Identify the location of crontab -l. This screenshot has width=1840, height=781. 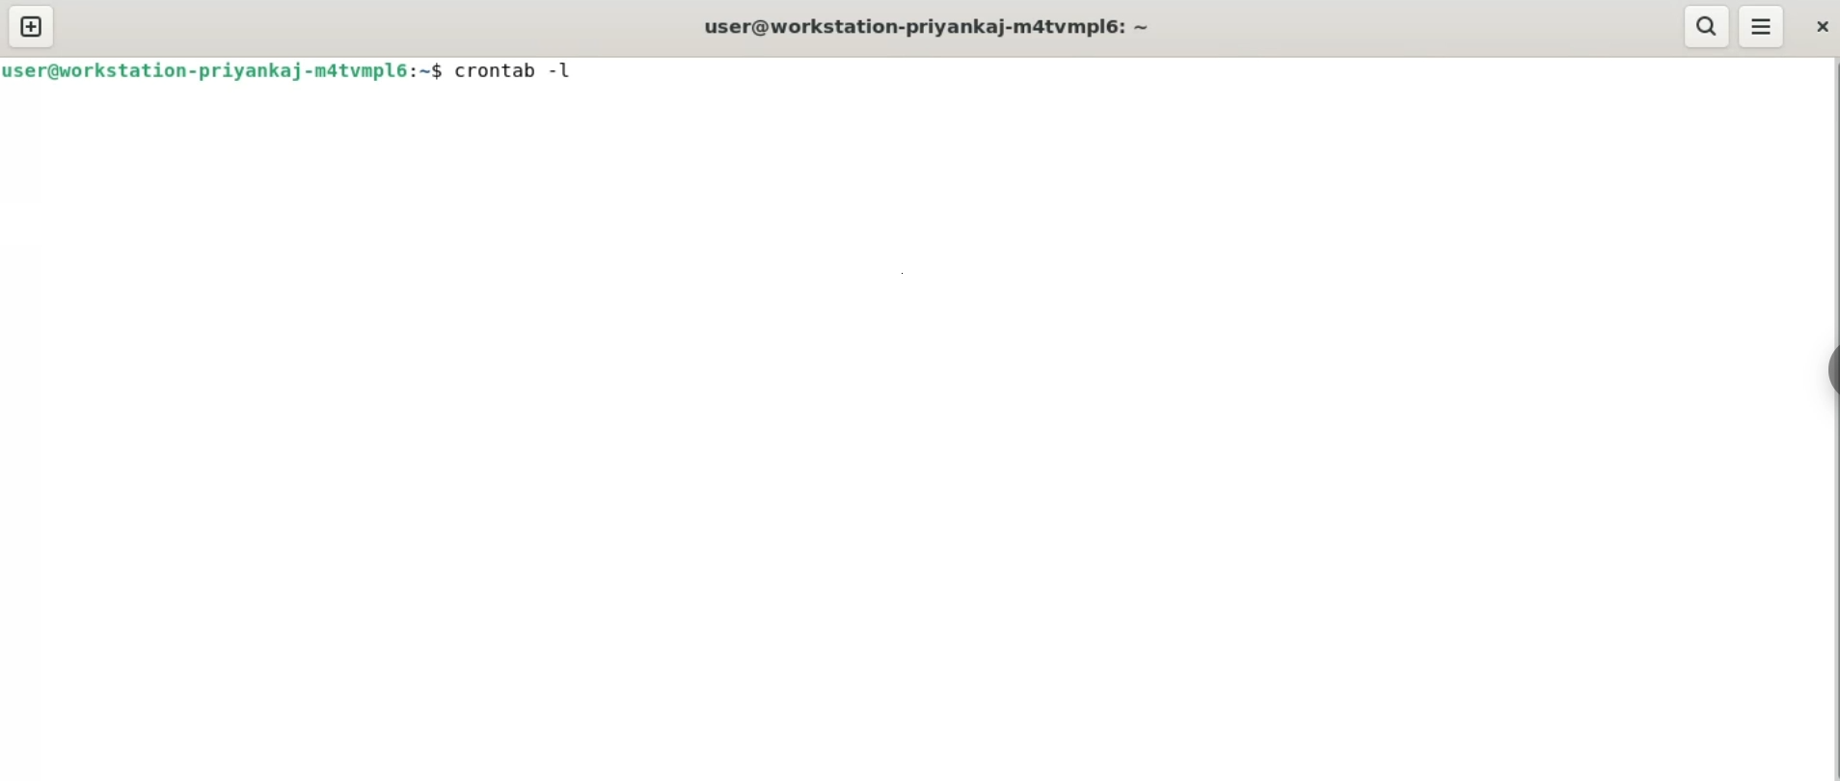
(528, 70).